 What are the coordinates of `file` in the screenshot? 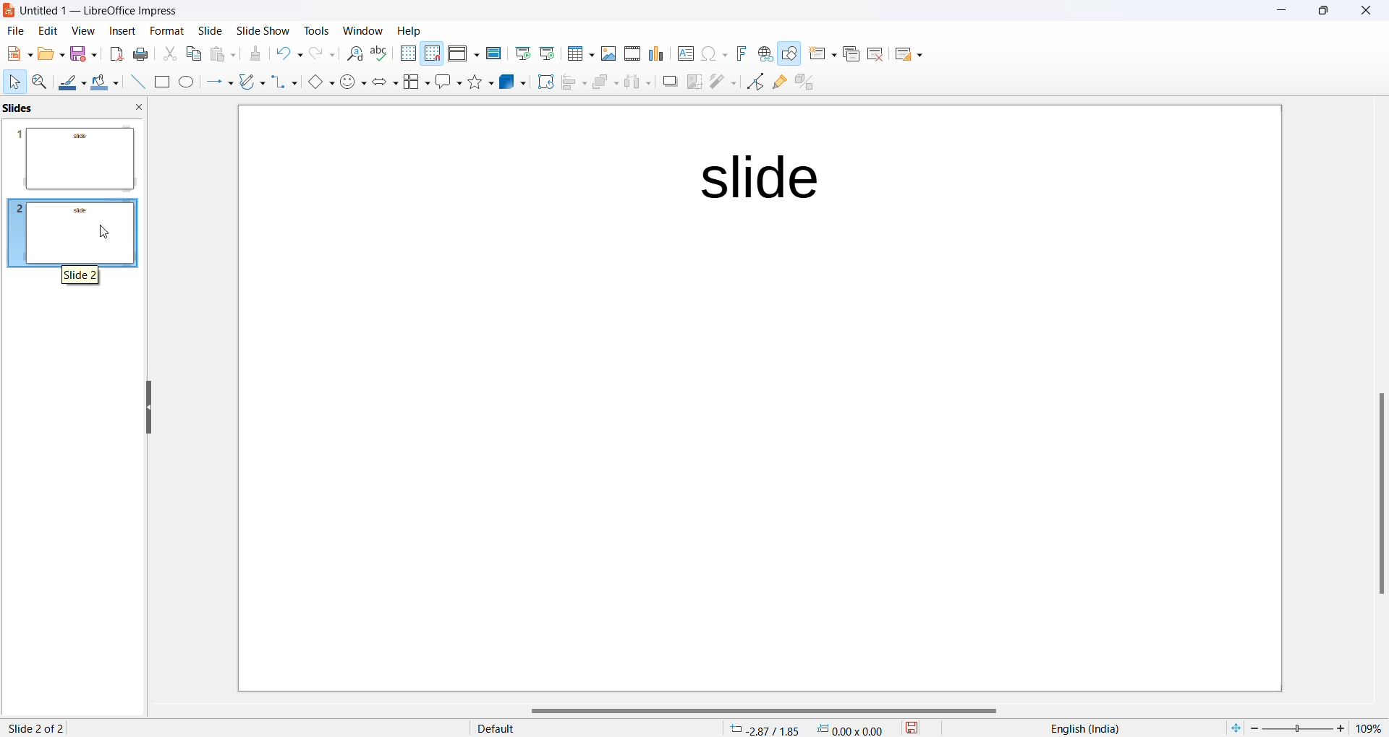 It's located at (14, 33).